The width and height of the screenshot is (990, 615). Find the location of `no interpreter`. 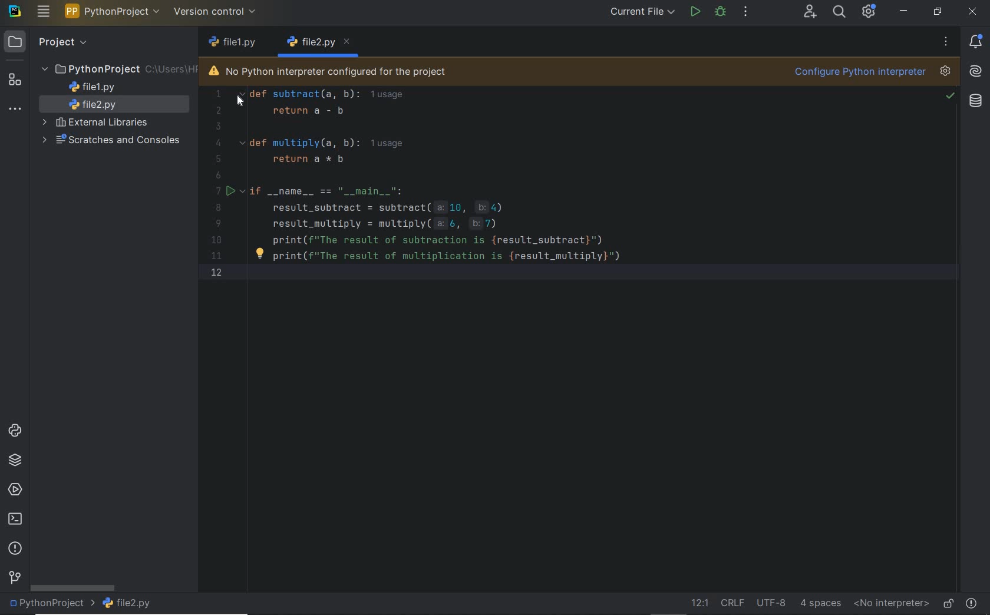

no interpreter is located at coordinates (891, 604).